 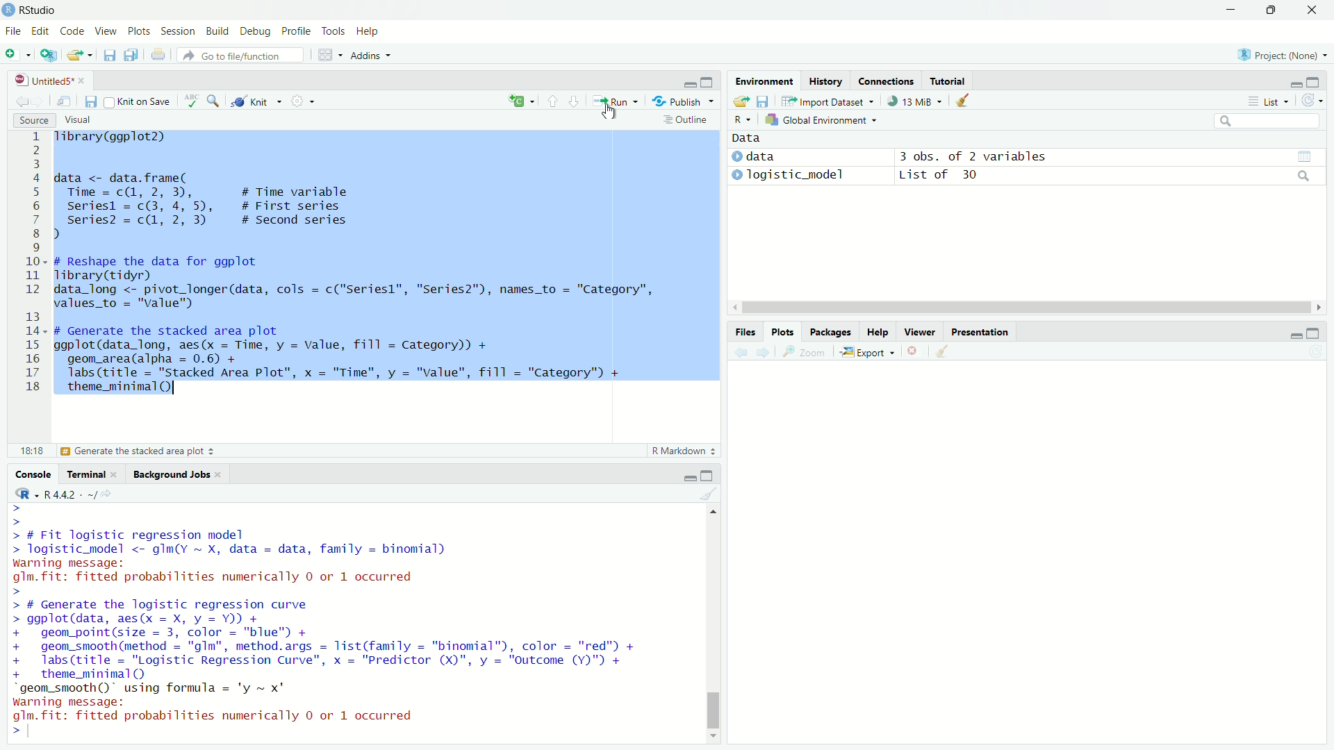 I want to click on scroll bar, so click(x=715, y=622).